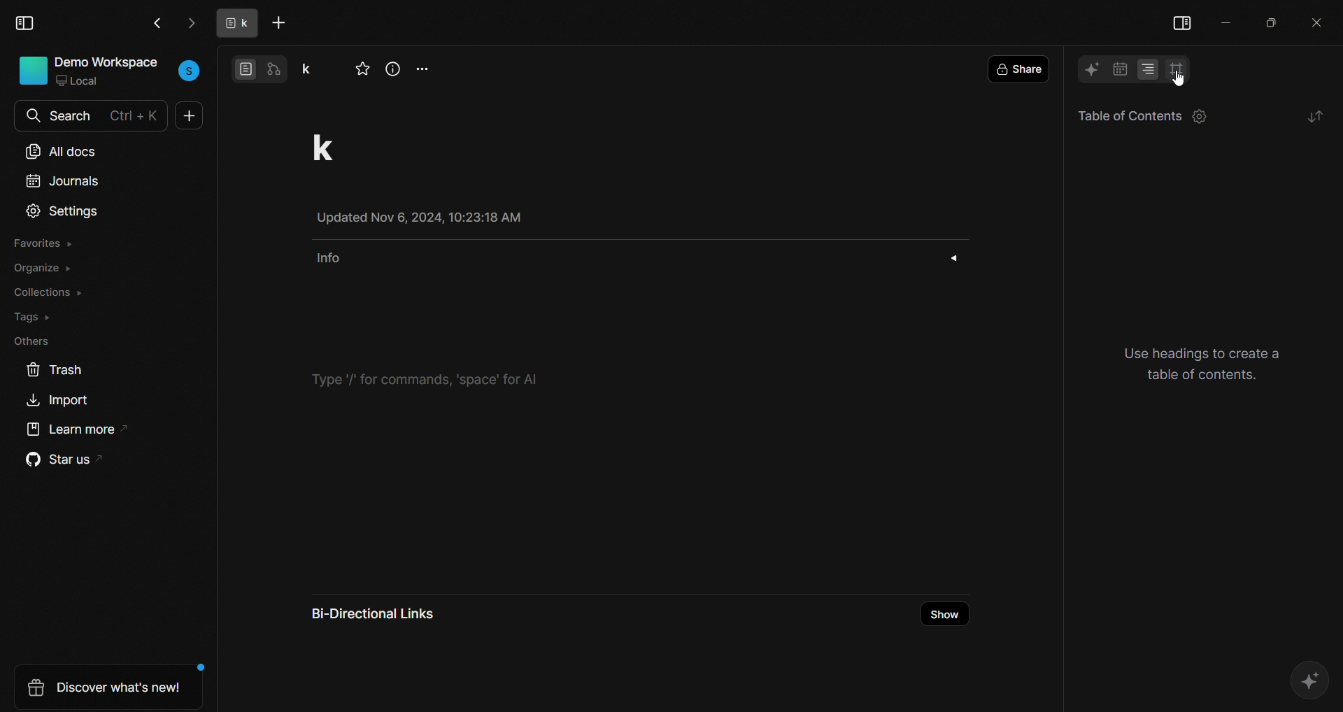  I want to click on close, so click(1317, 20).